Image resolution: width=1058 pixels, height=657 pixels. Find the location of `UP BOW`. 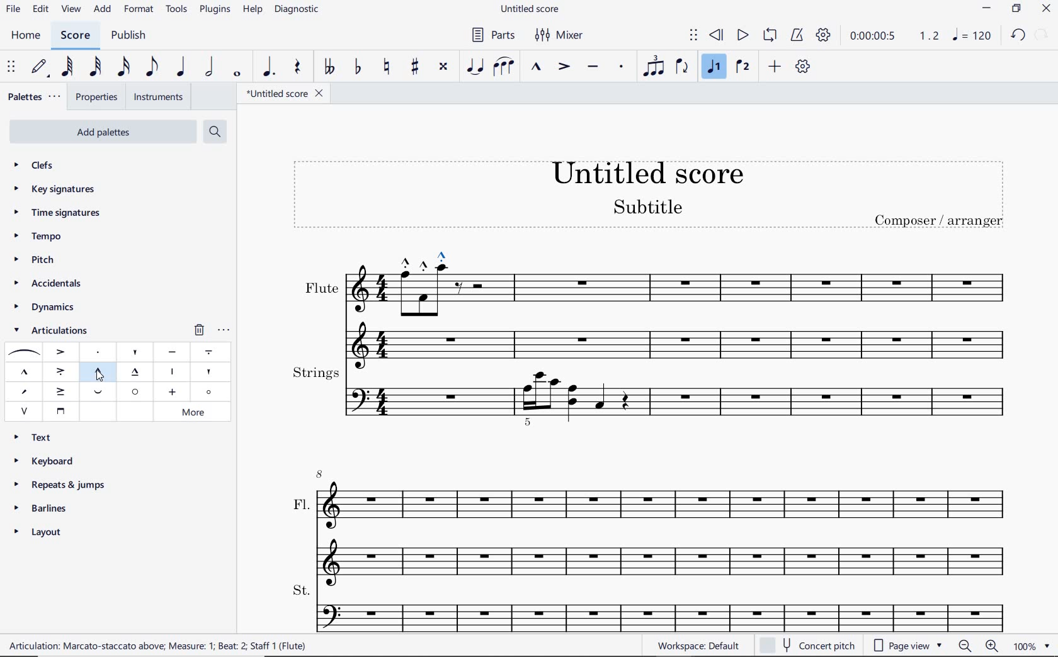

UP BOW is located at coordinates (25, 410).